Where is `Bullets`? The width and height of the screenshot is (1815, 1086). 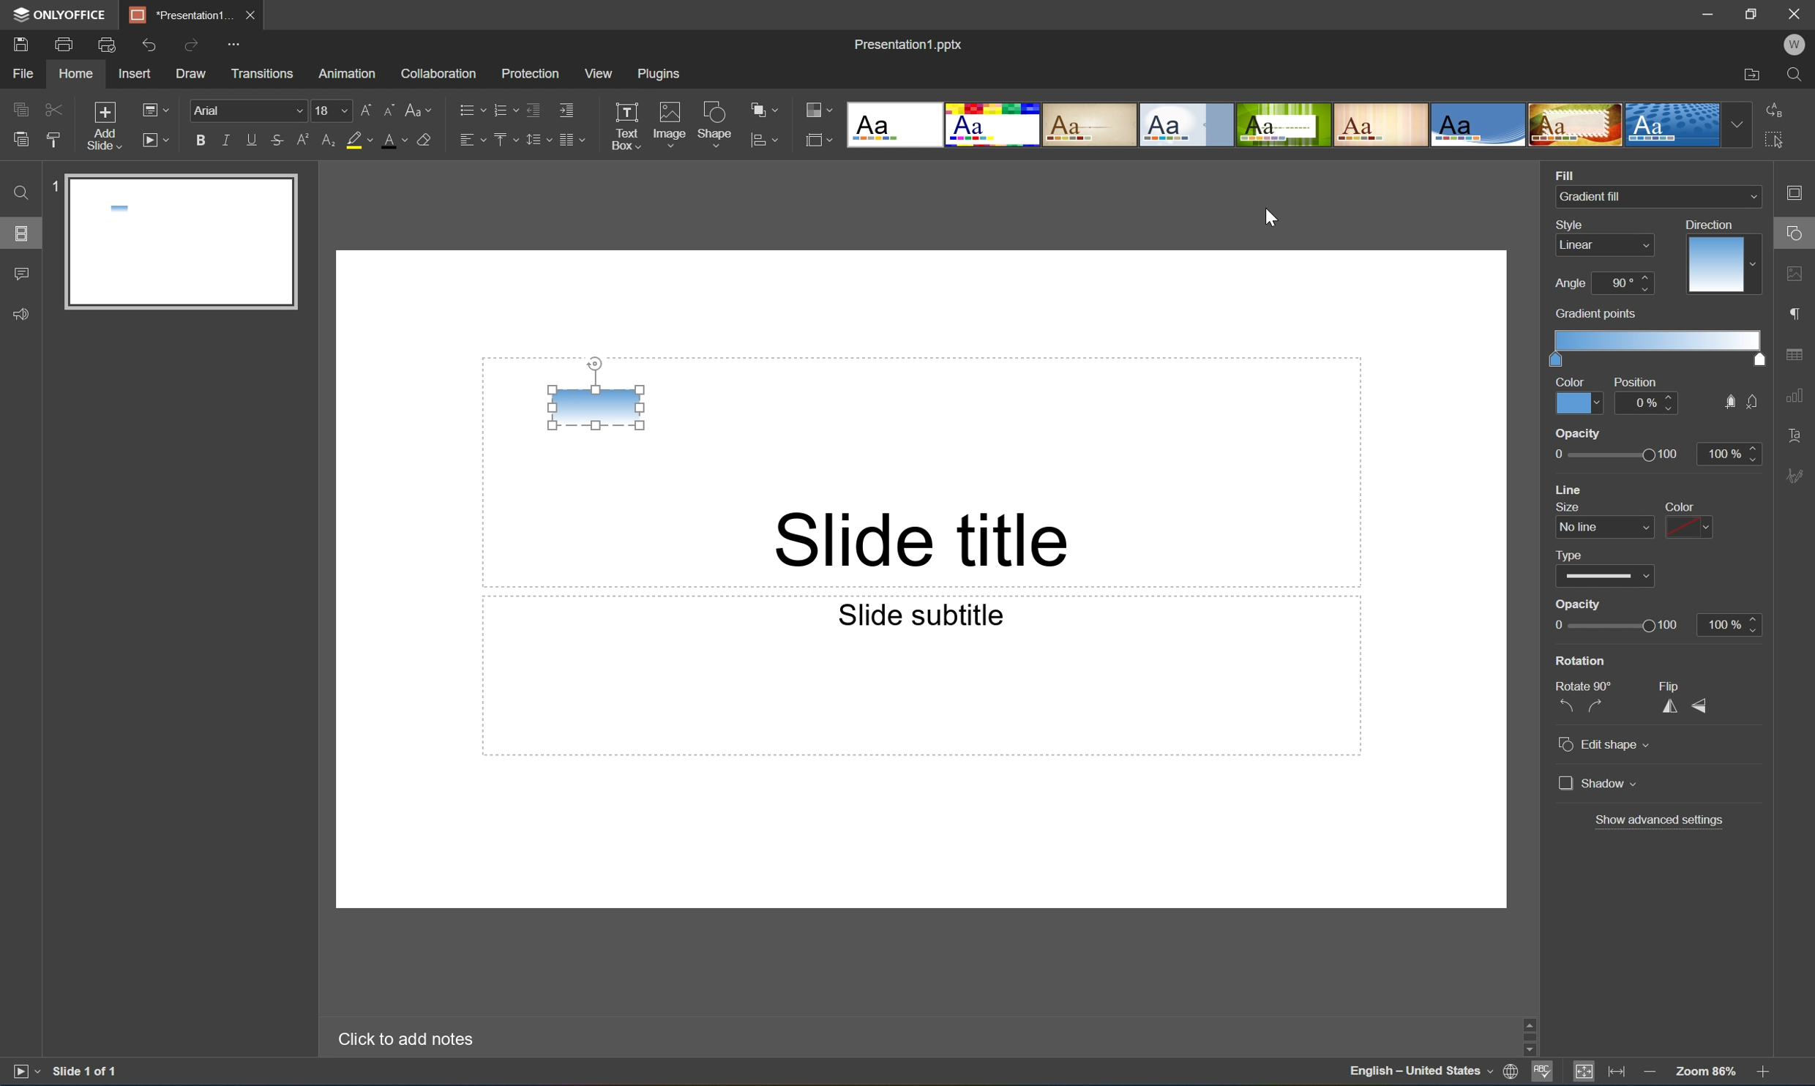 Bullets is located at coordinates (468, 108).